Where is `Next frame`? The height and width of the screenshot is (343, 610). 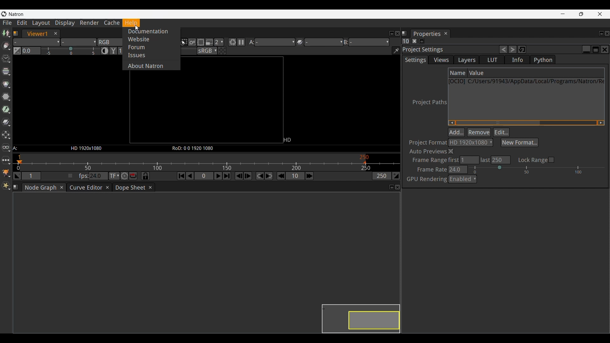
Next frame is located at coordinates (248, 176).